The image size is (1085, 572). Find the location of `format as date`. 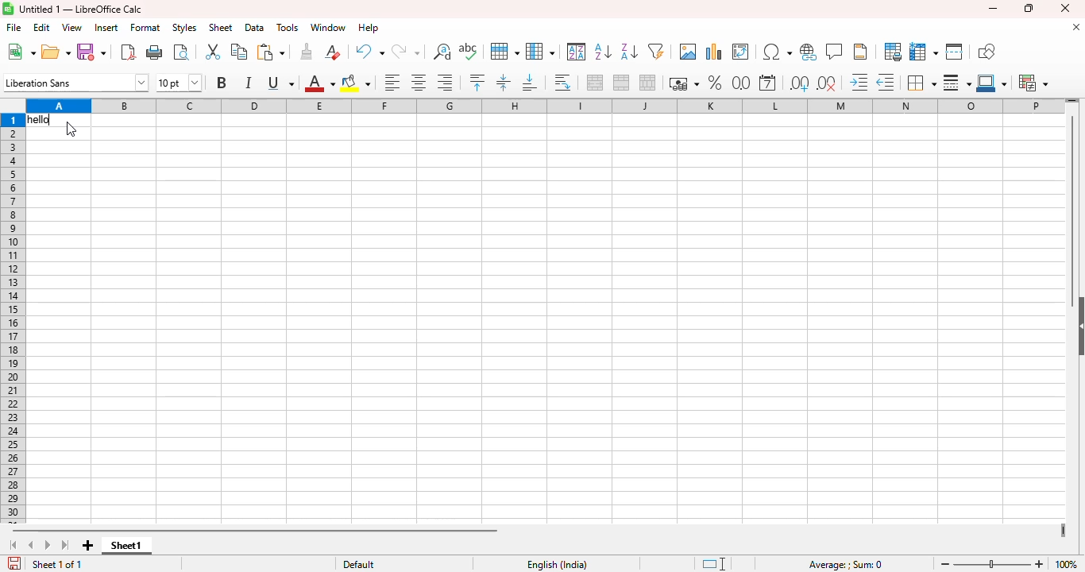

format as date is located at coordinates (767, 83).